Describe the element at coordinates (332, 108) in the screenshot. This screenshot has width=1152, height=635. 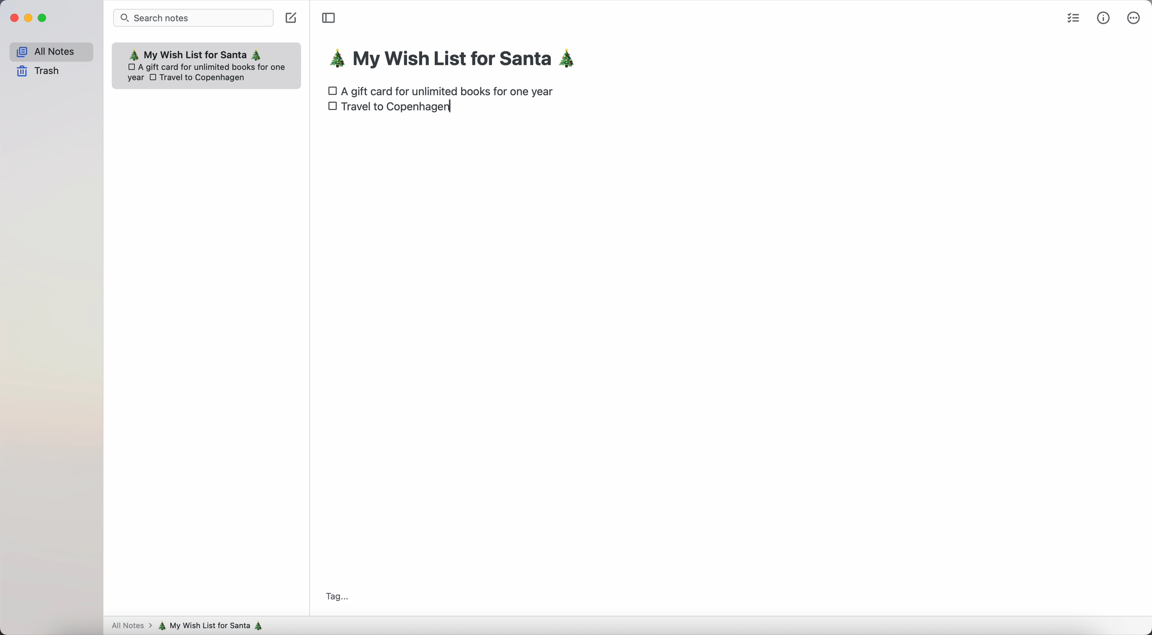
I see `checkbox` at that location.